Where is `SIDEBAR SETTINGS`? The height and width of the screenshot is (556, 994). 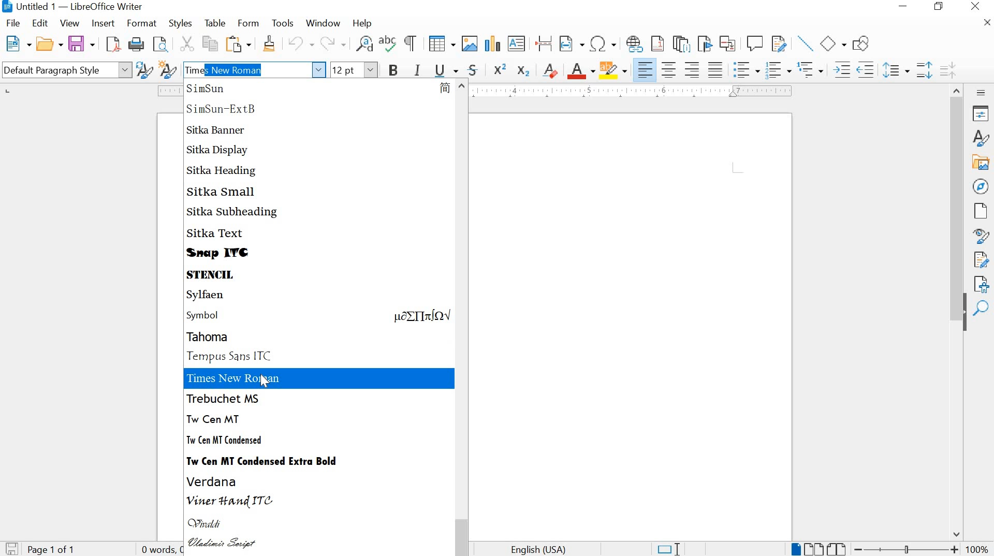 SIDEBAR SETTINGS is located at coordinates (981, 93).